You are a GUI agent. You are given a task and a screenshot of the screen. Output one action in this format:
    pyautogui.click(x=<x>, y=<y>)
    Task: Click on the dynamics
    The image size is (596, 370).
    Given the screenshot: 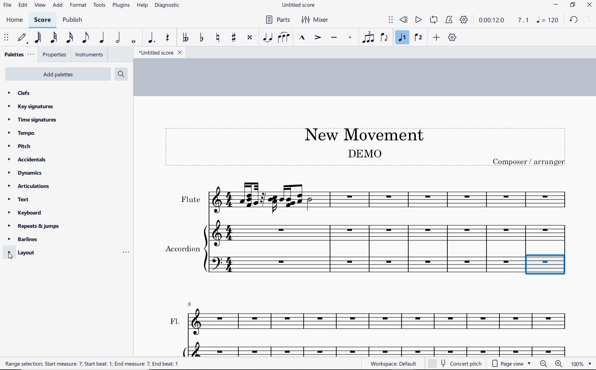 What is the action you would take?
    pyautogui.click(x=27, y=173)
    